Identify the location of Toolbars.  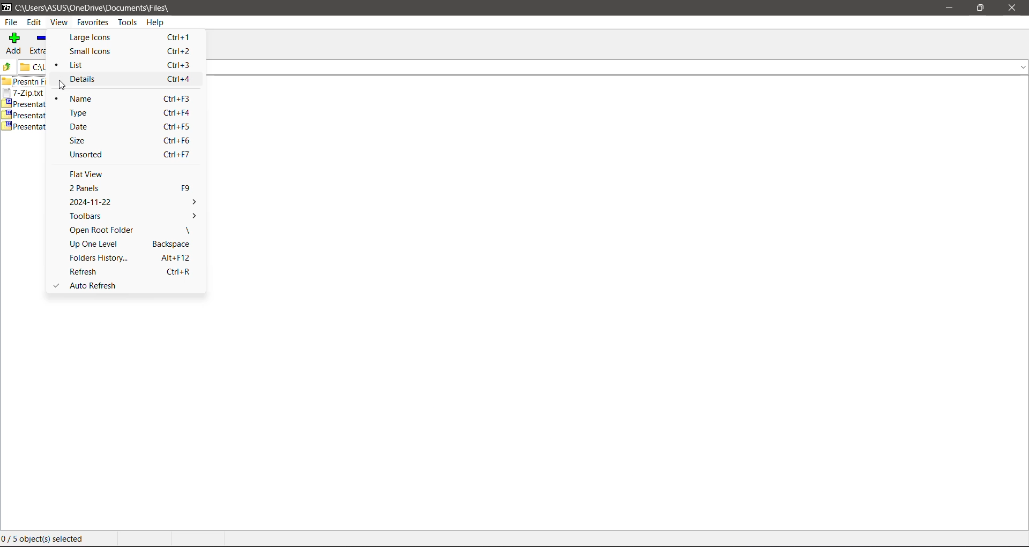
(92, 217).